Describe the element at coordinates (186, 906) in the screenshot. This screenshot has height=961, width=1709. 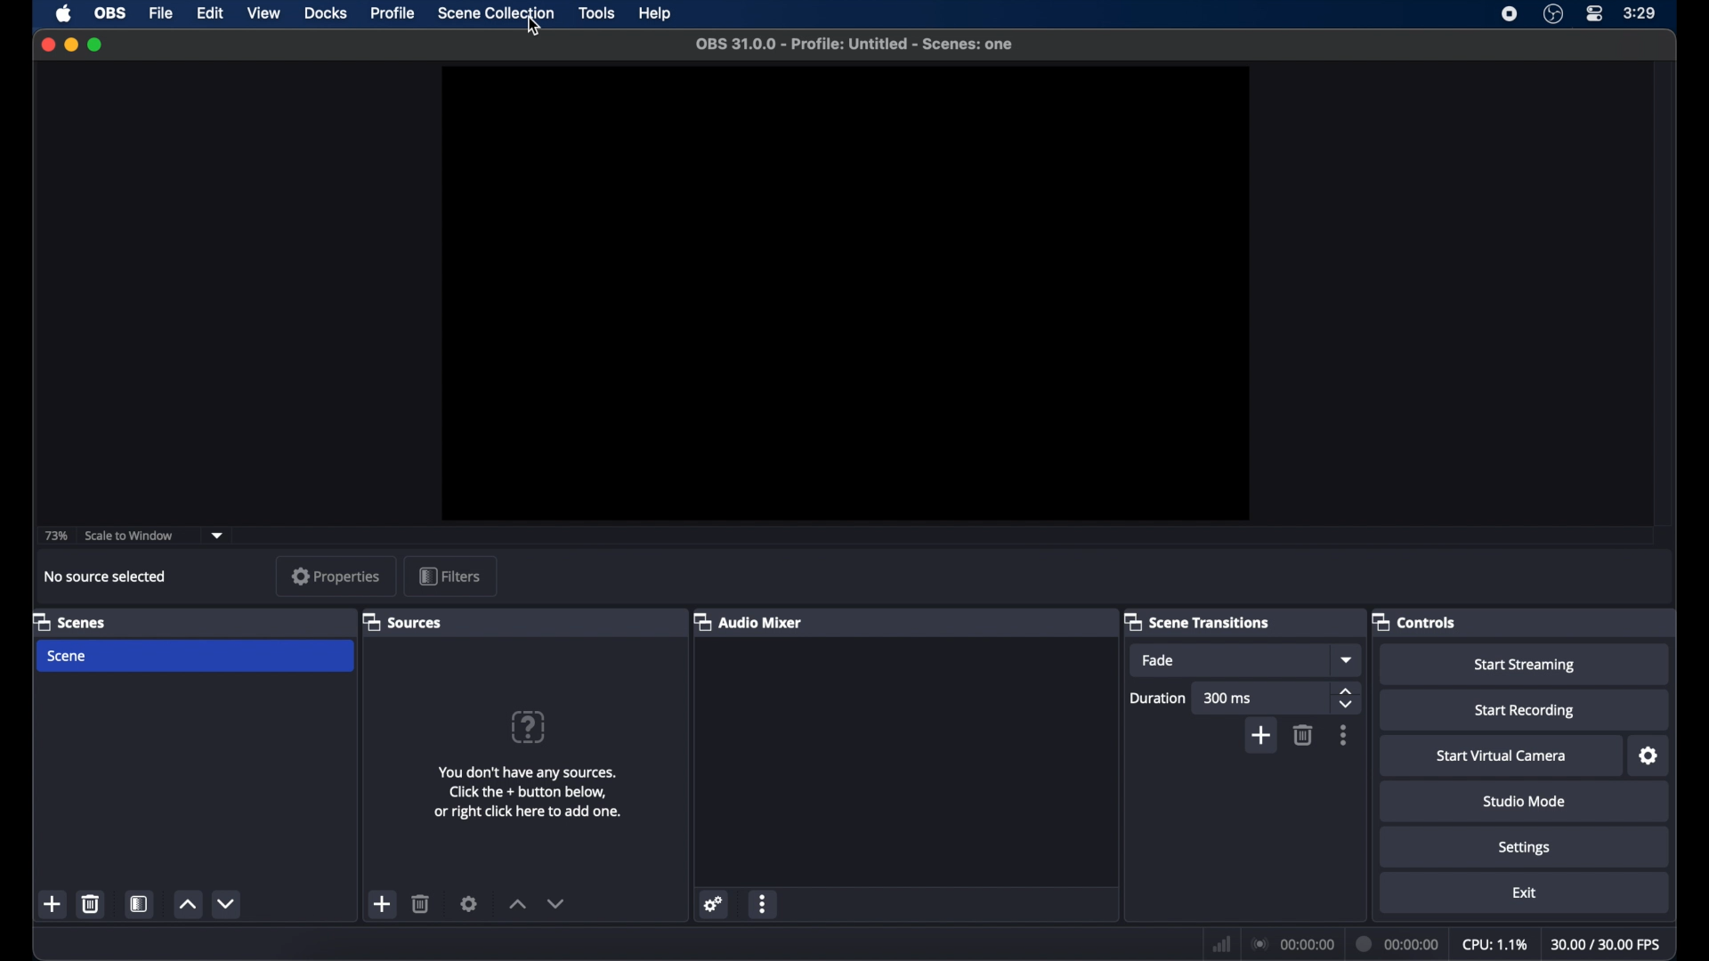
I see `increment` at that location.